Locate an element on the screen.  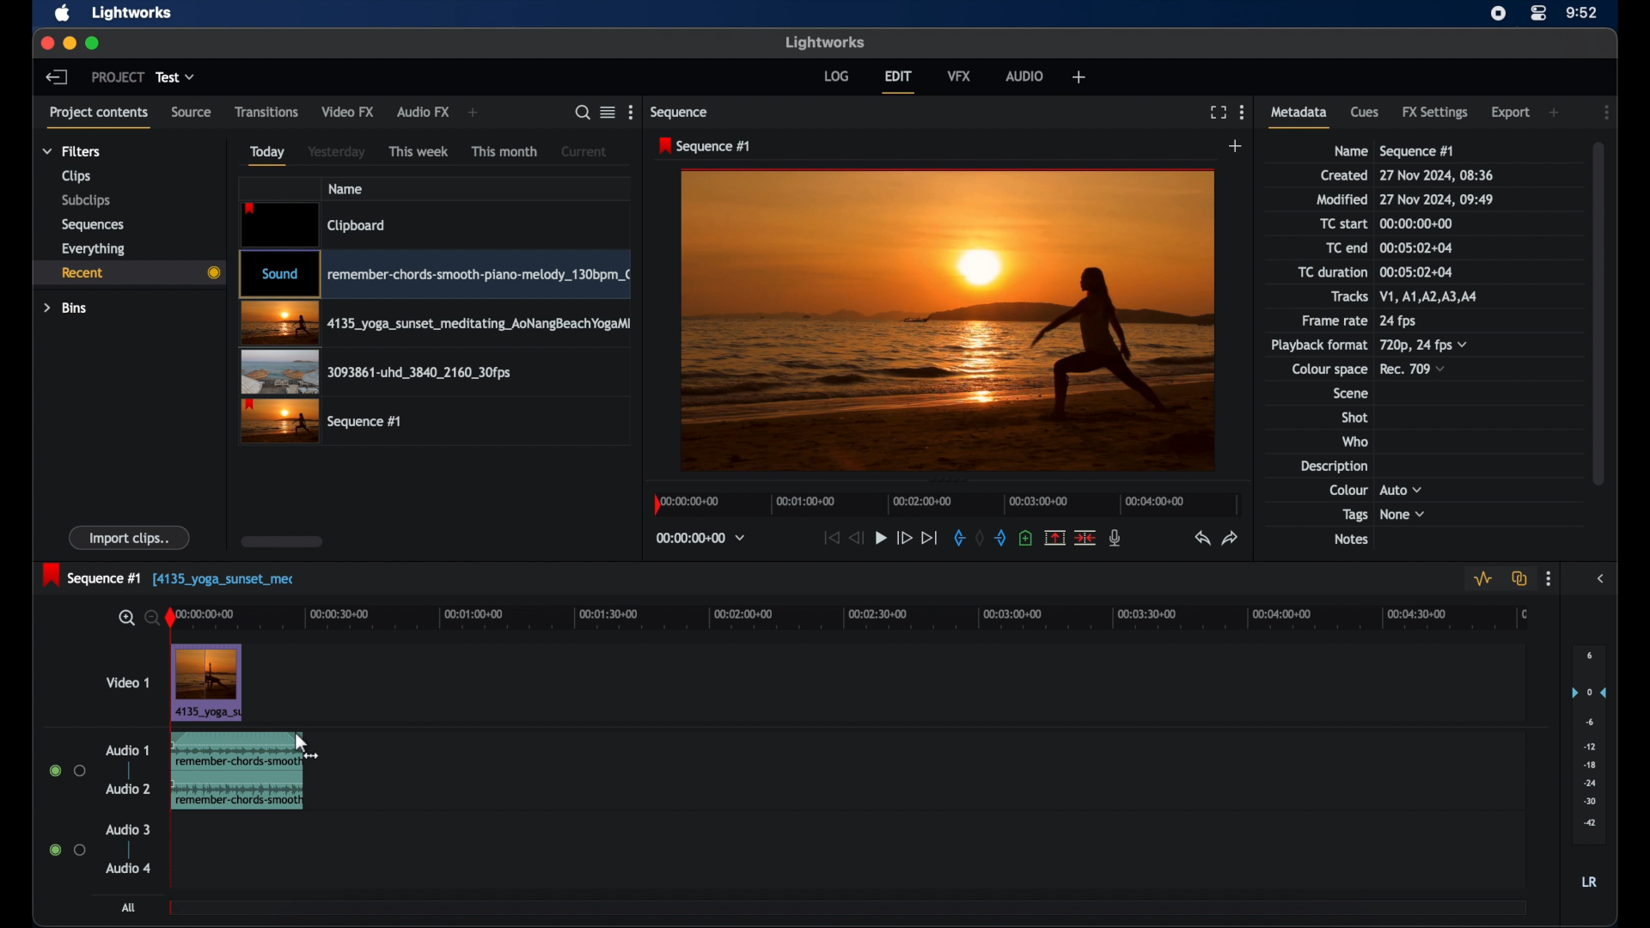
720p, 24fps is located at coordinates (1424, 345).